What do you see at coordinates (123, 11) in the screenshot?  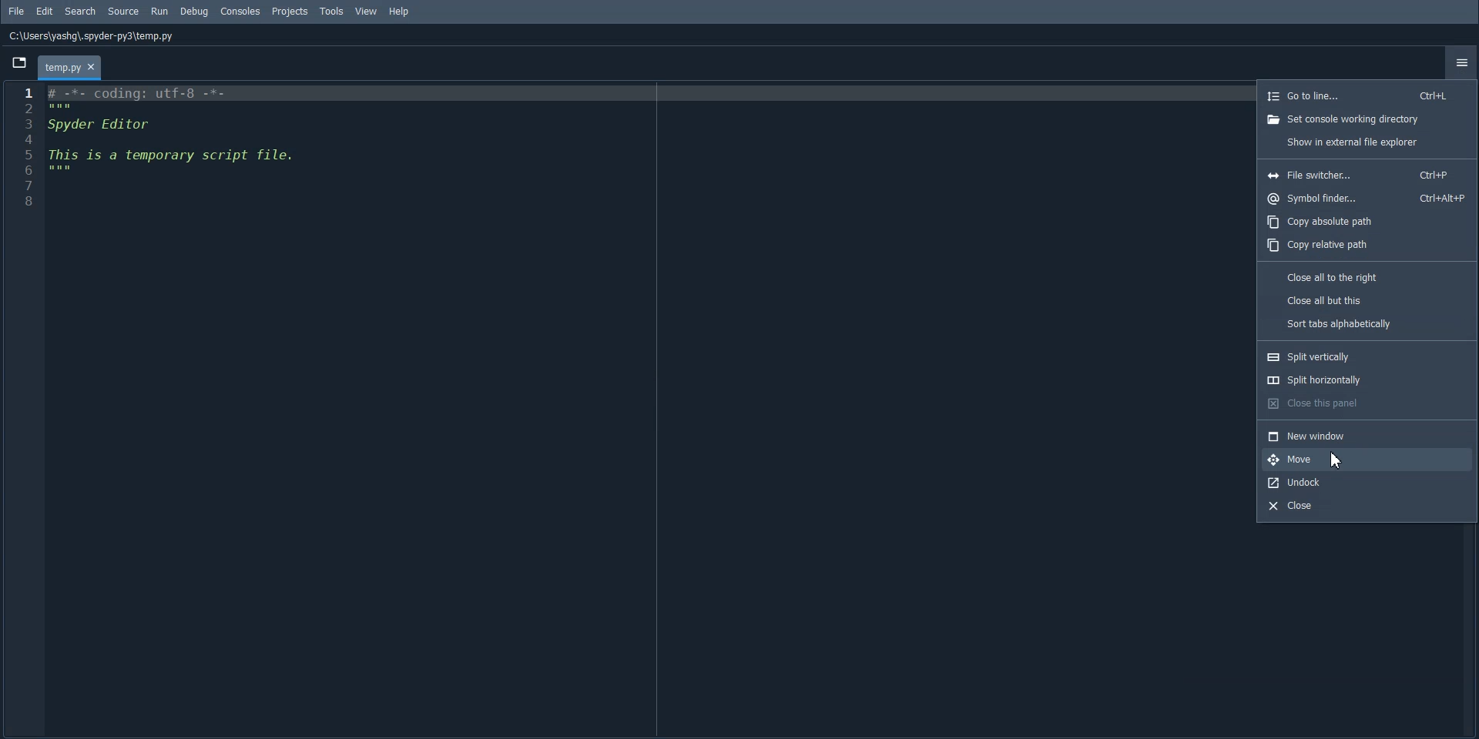 I see `Source` at bounding box center [123, 11].